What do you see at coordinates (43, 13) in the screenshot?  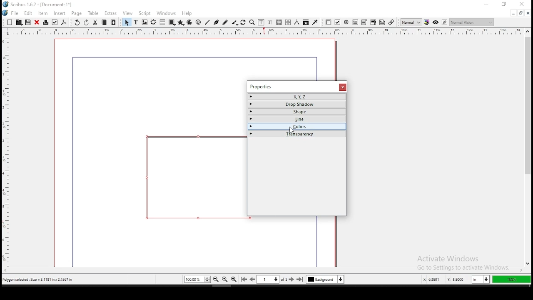 I see `item` at bounding box center [43, 13].